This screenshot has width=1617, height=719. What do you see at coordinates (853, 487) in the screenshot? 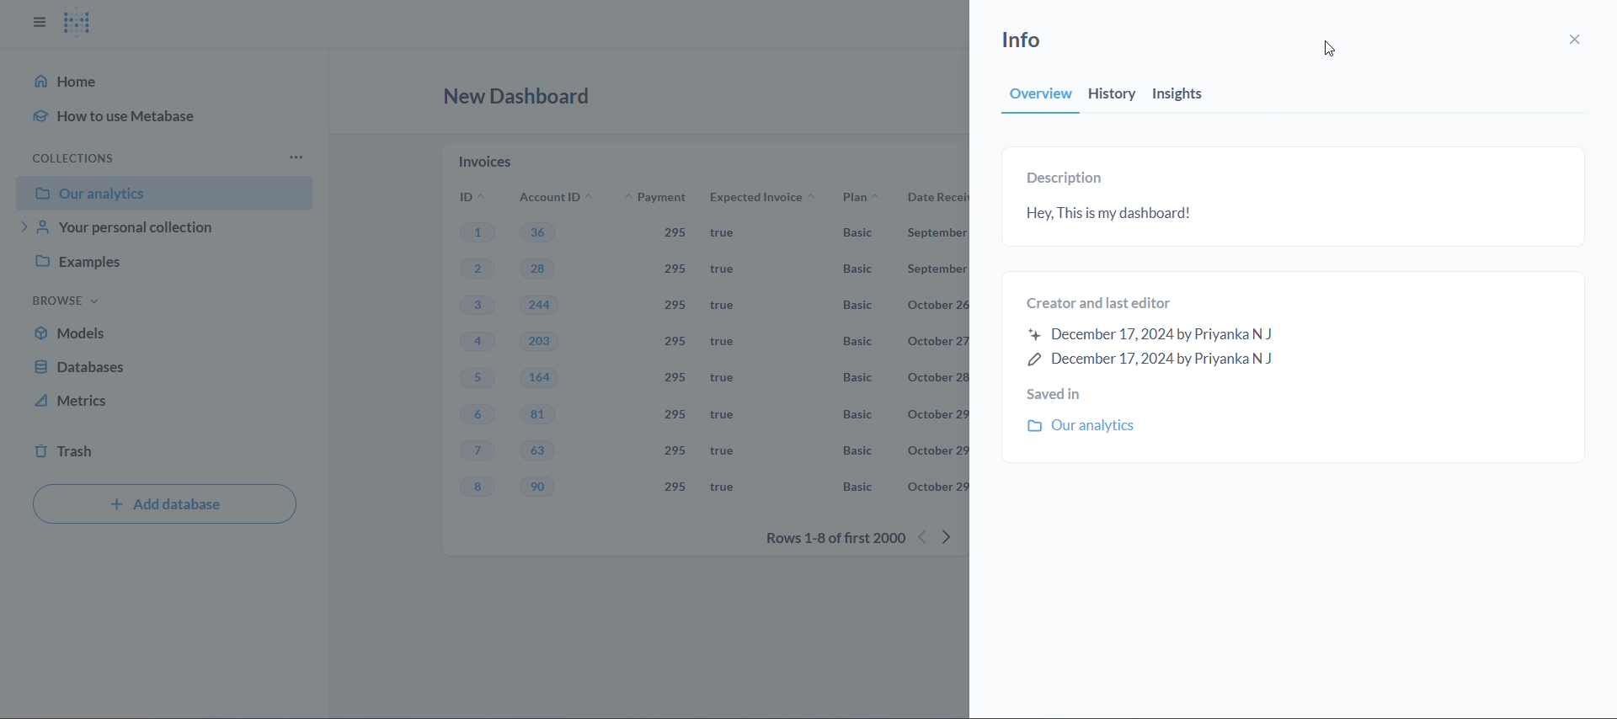
I see `Basic` at bounding box center [853, 487].